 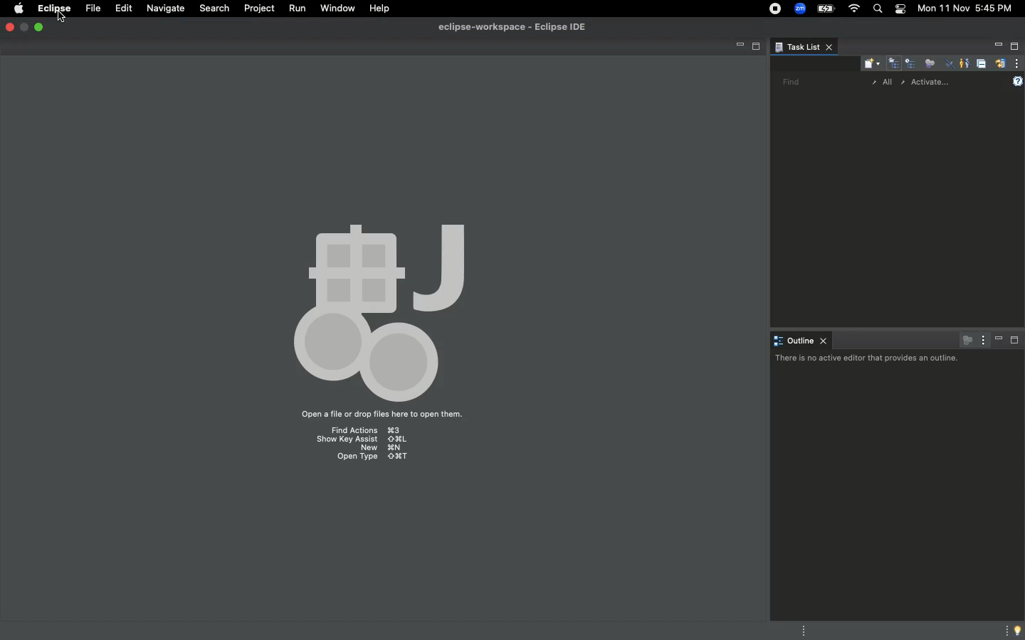 I want to click on Apple logo, so click(x=19, y=9).